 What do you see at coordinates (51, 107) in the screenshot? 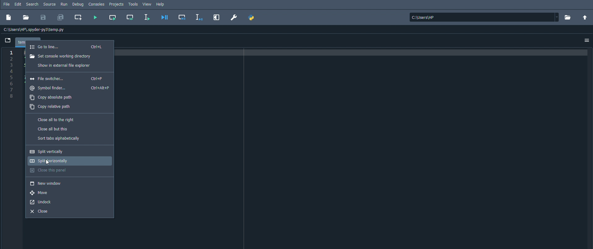
I see `Copy relative path` at bounding box center [51, 107].